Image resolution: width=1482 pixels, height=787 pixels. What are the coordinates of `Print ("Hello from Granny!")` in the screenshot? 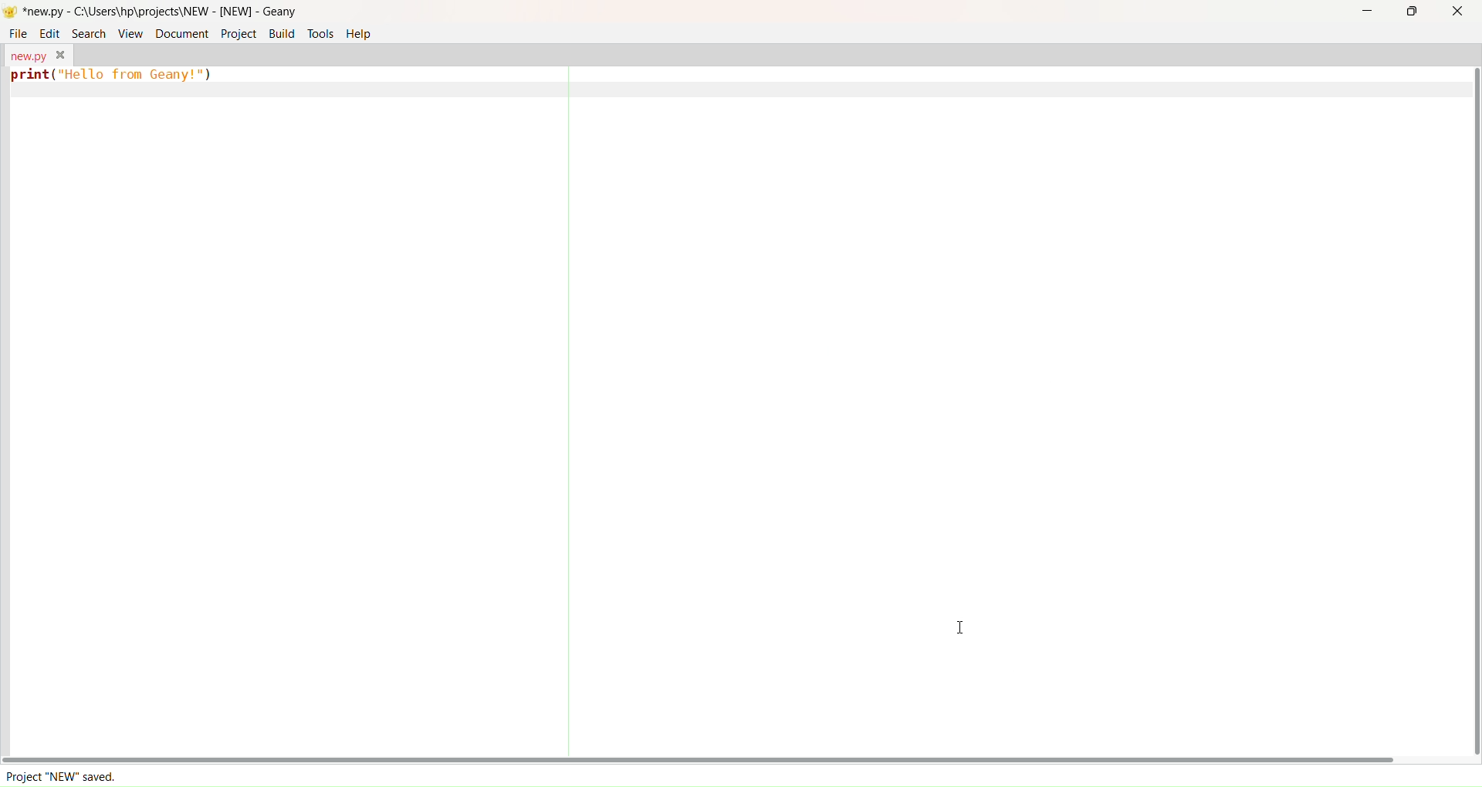 It's located at (114, 78).